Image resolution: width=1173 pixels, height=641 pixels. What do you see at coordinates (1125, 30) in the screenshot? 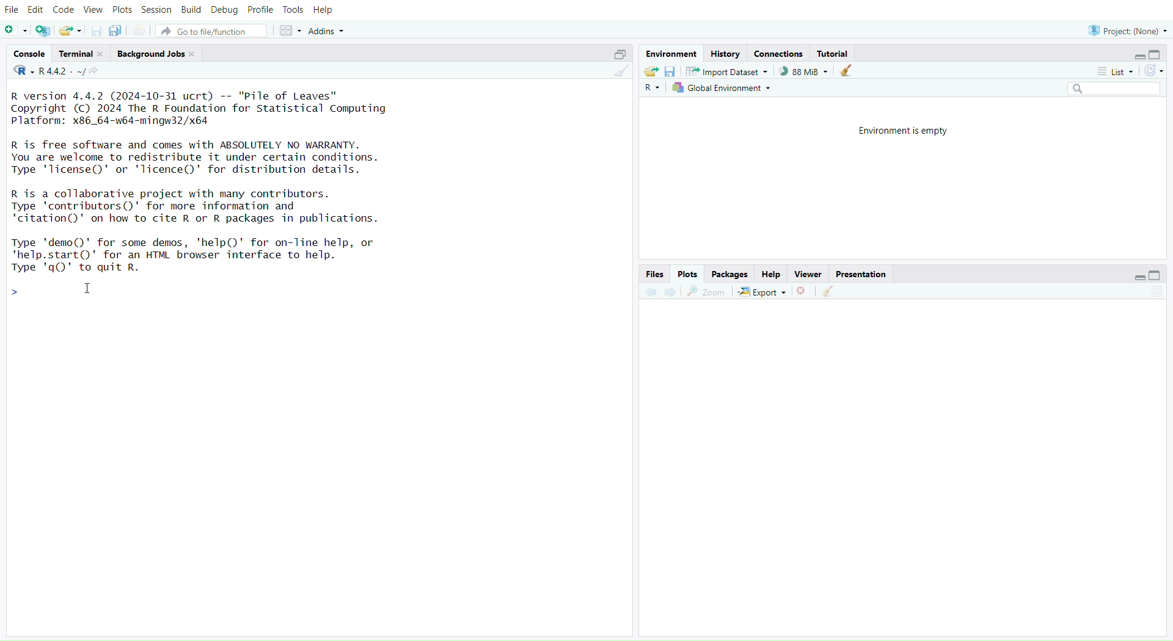
I see `project(None)` at bounding box center [1125, 30].